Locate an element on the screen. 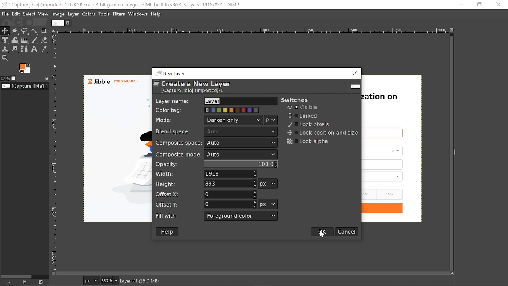  Ok is located at coordinates (322, 232).